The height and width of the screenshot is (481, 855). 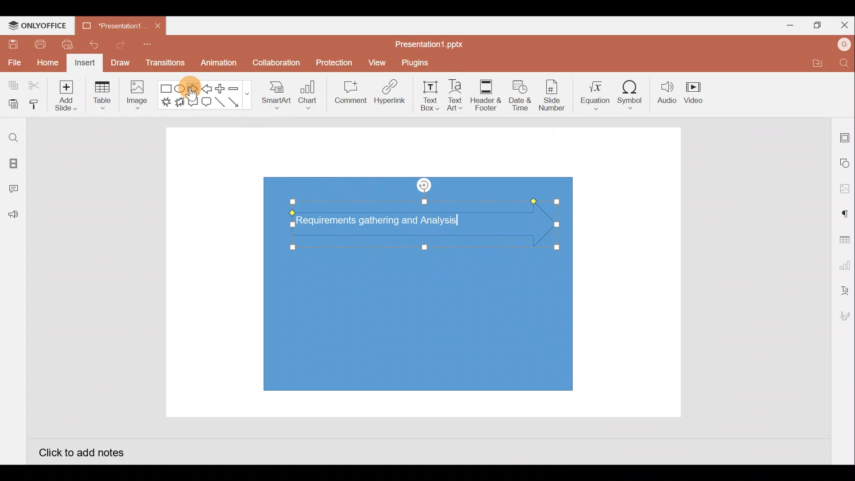 What do you see at coordinates (11, 105) in the screenshot?
I see `Paste` at bounding box center [11, 105].